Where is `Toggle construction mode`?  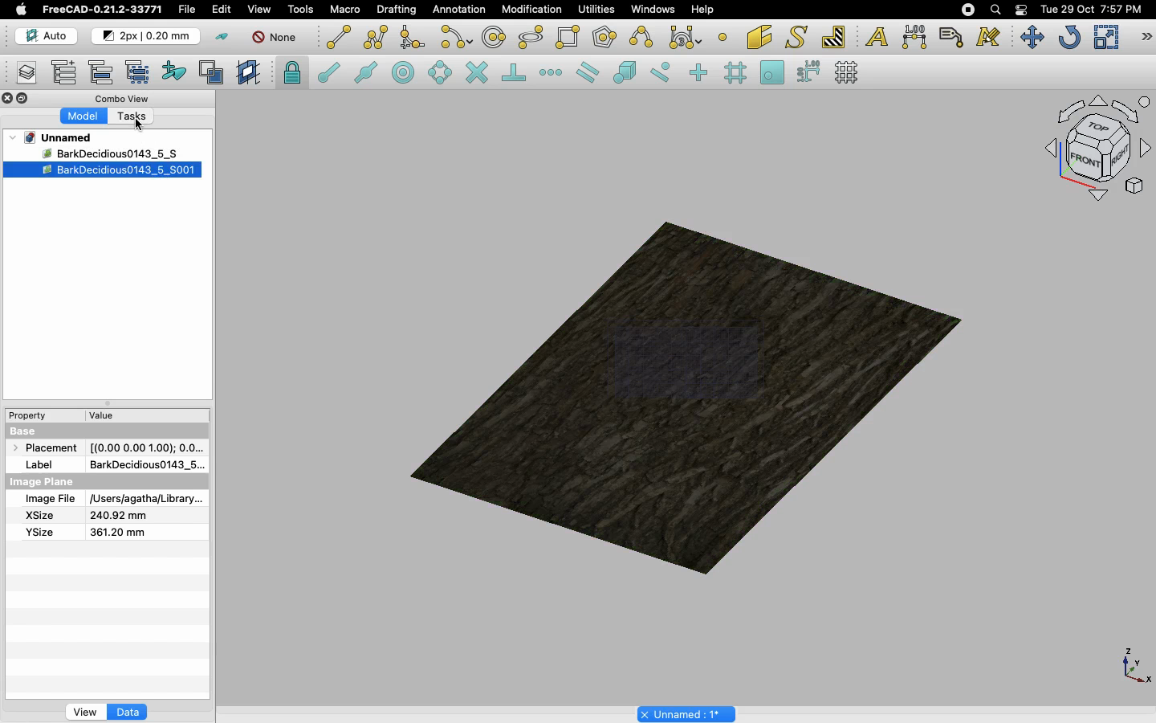
Toggle construction mode is located at coordinates (222, 37).